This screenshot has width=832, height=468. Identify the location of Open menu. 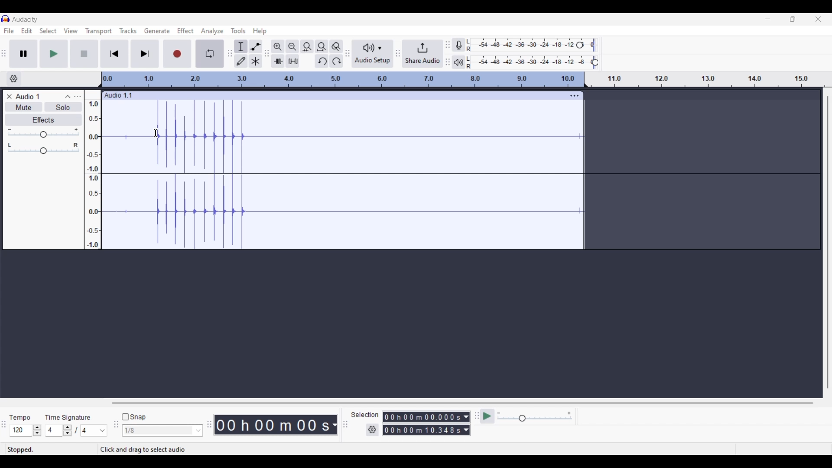
(77, 97).